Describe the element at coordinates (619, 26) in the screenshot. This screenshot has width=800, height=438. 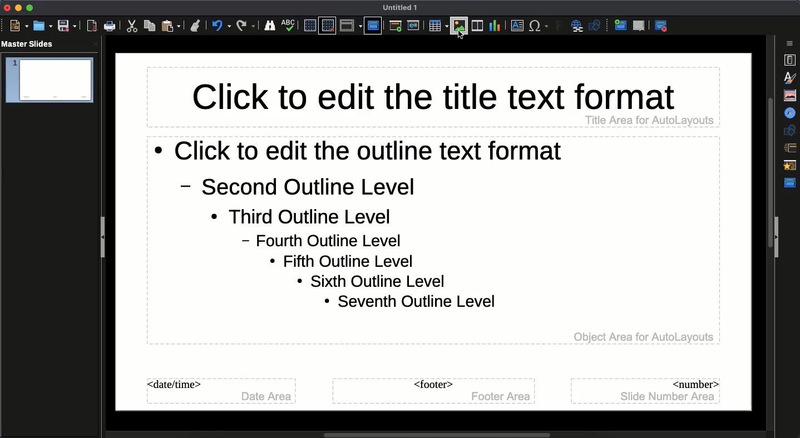
I see `New master` at that location.